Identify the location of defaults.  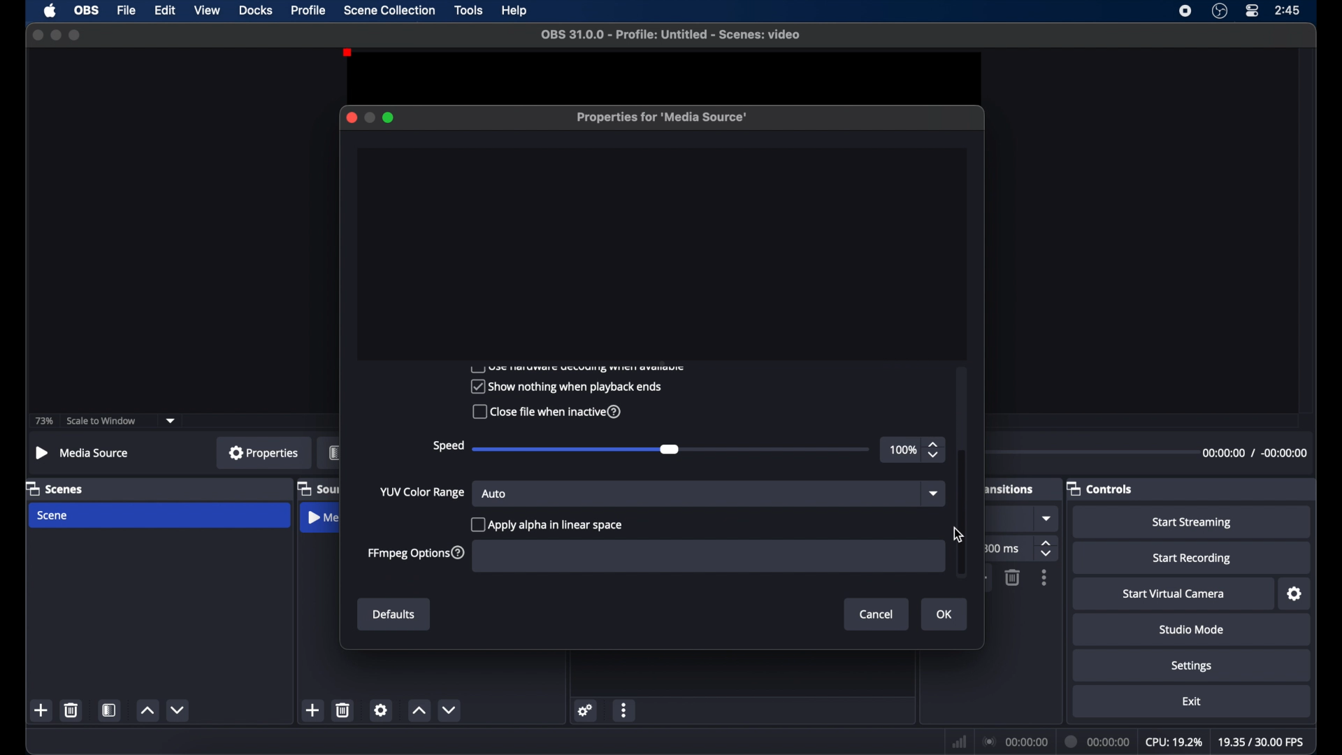
(394, 615).